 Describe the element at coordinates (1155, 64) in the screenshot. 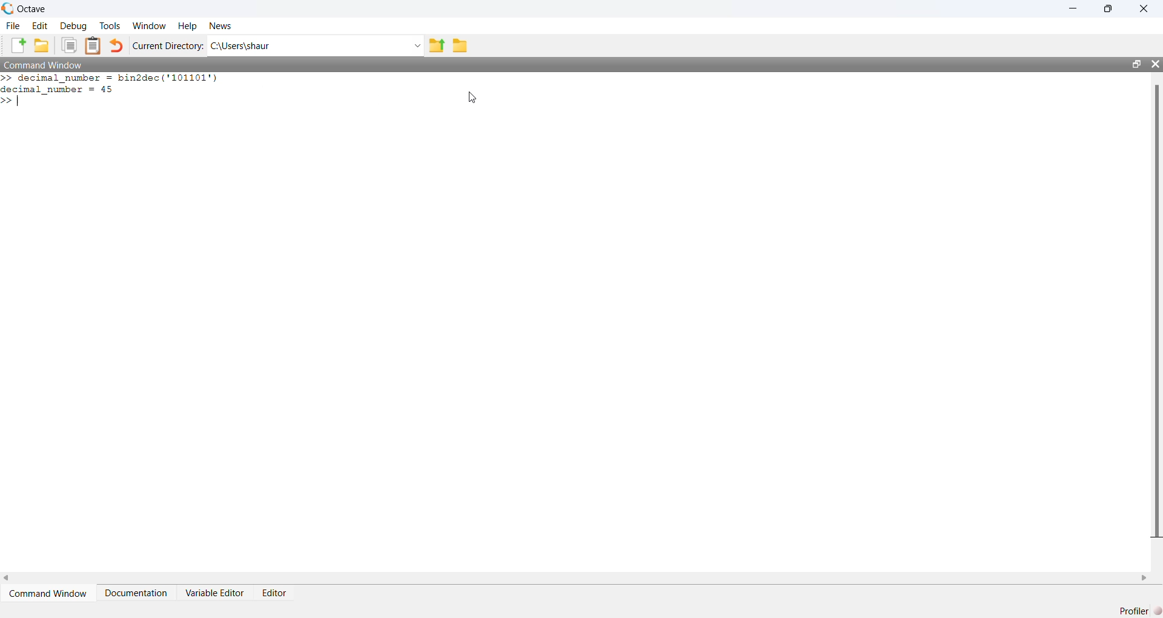

I see `close` at that location.